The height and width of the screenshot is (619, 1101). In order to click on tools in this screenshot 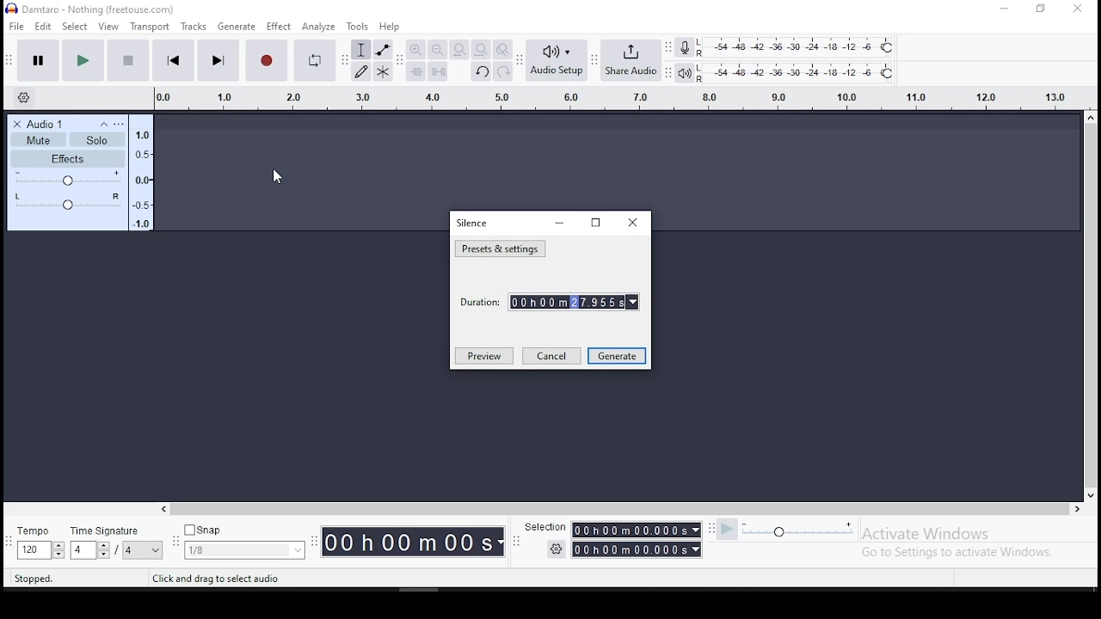, I will do `click(359, 26)`.